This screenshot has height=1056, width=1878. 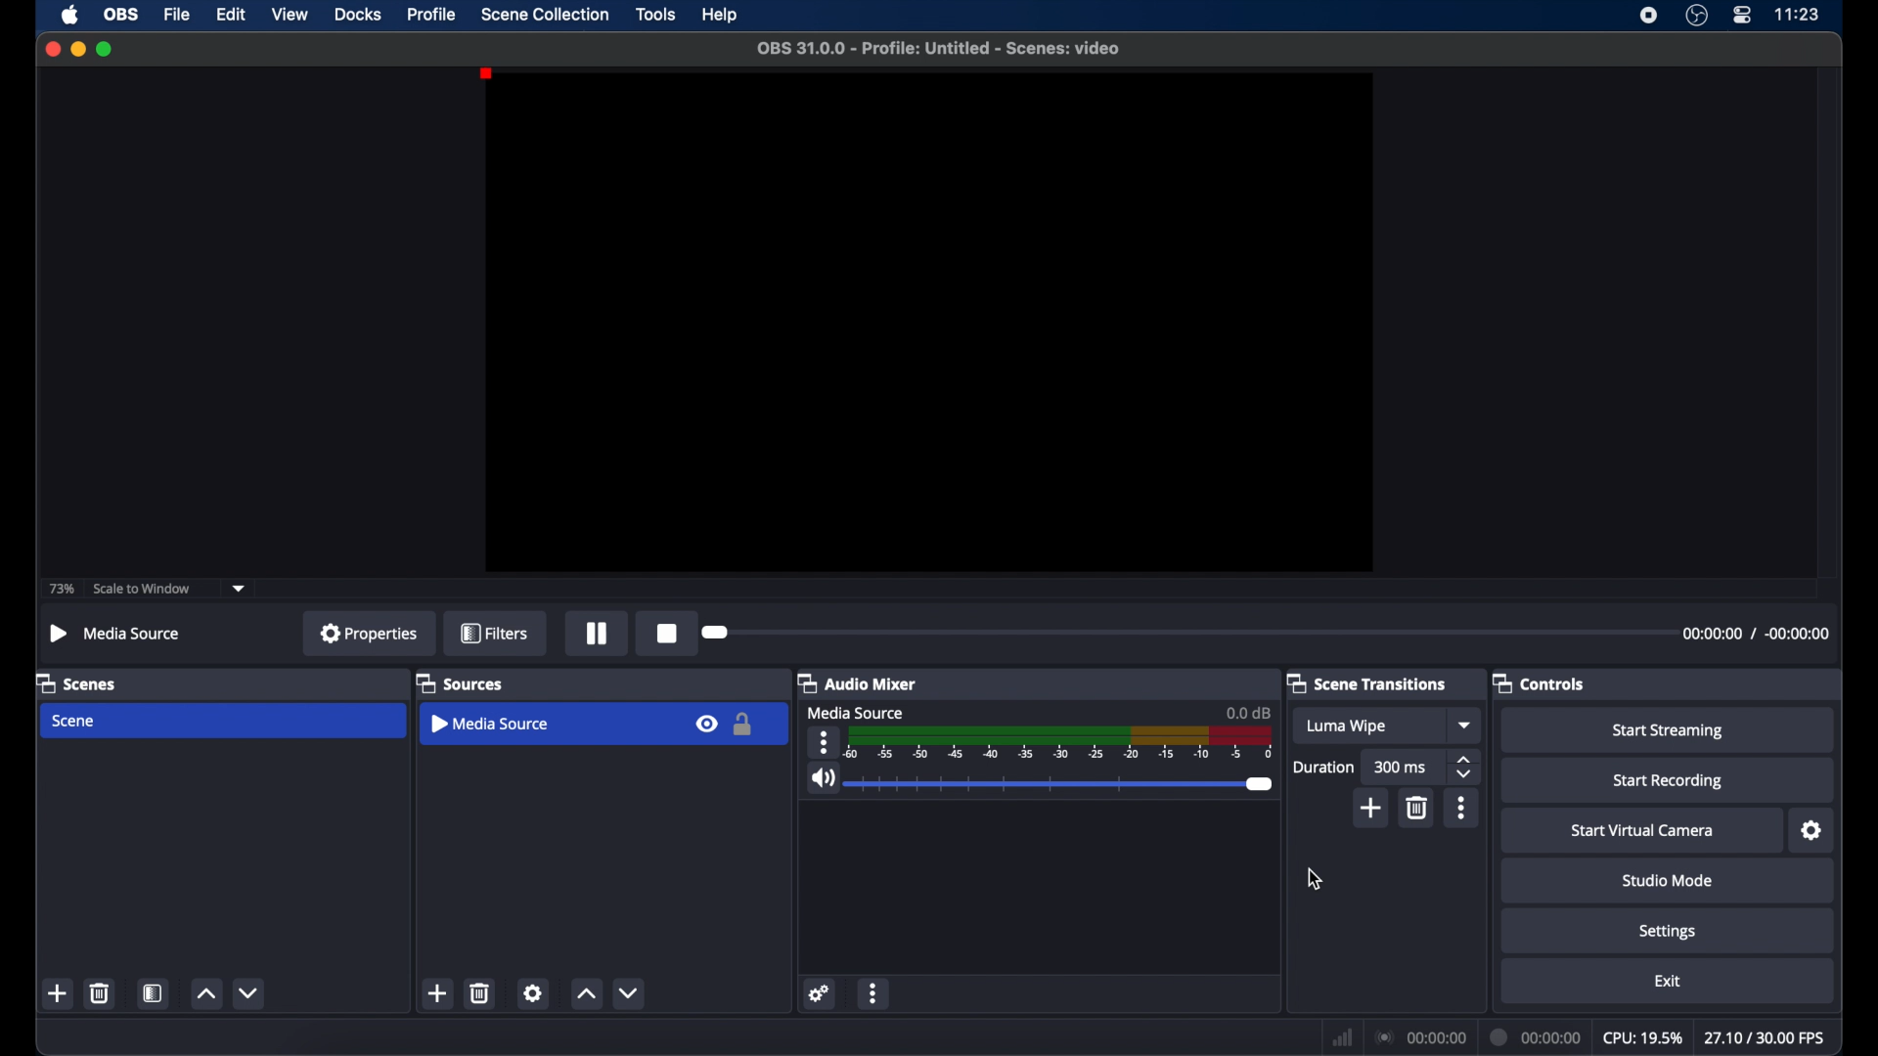 What do you see at coordinates (370, 632) in the screenshot?
I see `properties` at bounding box center [370, 632].